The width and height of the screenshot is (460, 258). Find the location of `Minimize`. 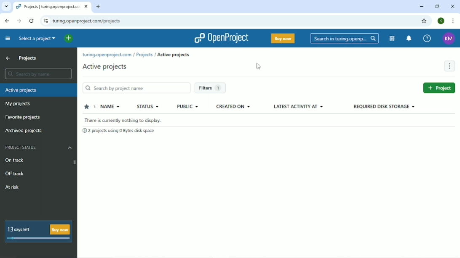

Minimize is located at coordinates (422, 7).